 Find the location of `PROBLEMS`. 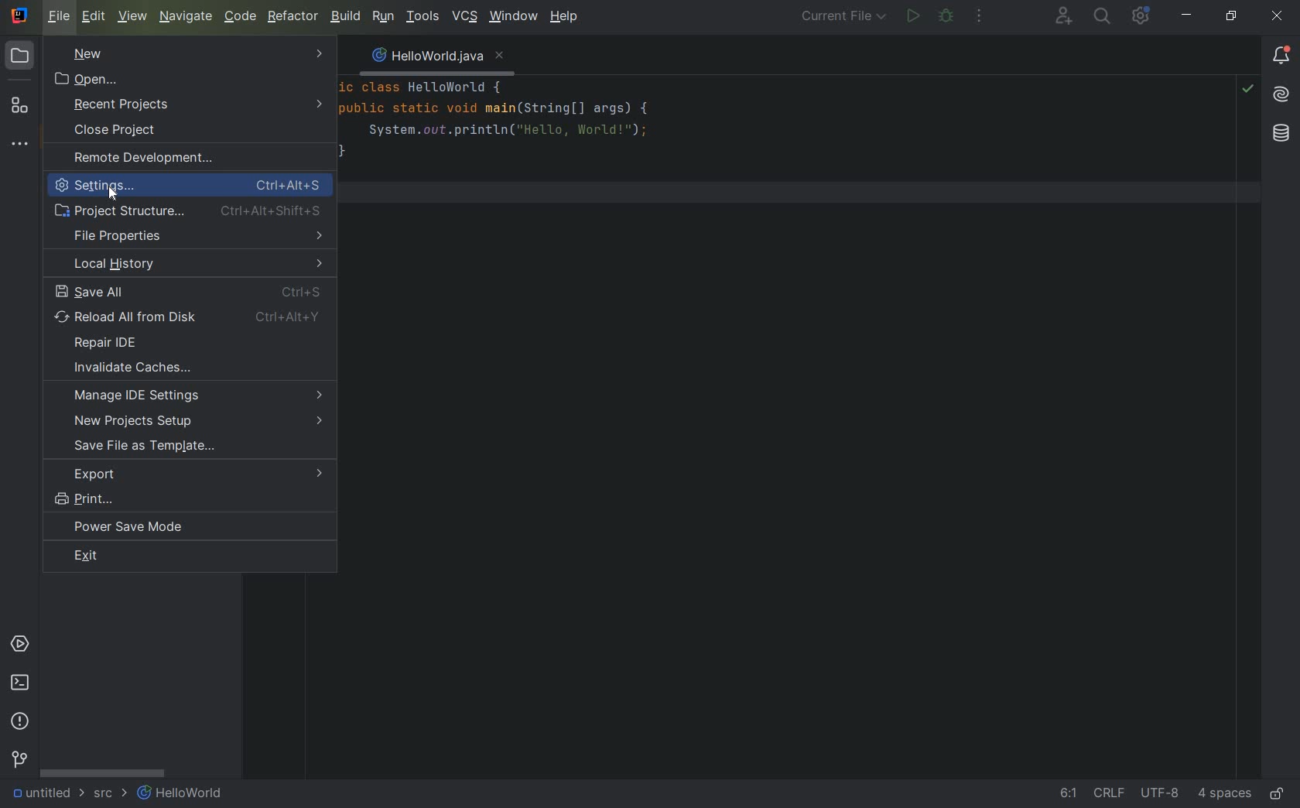

PROBLEMS is located at coordinates (20, 721).